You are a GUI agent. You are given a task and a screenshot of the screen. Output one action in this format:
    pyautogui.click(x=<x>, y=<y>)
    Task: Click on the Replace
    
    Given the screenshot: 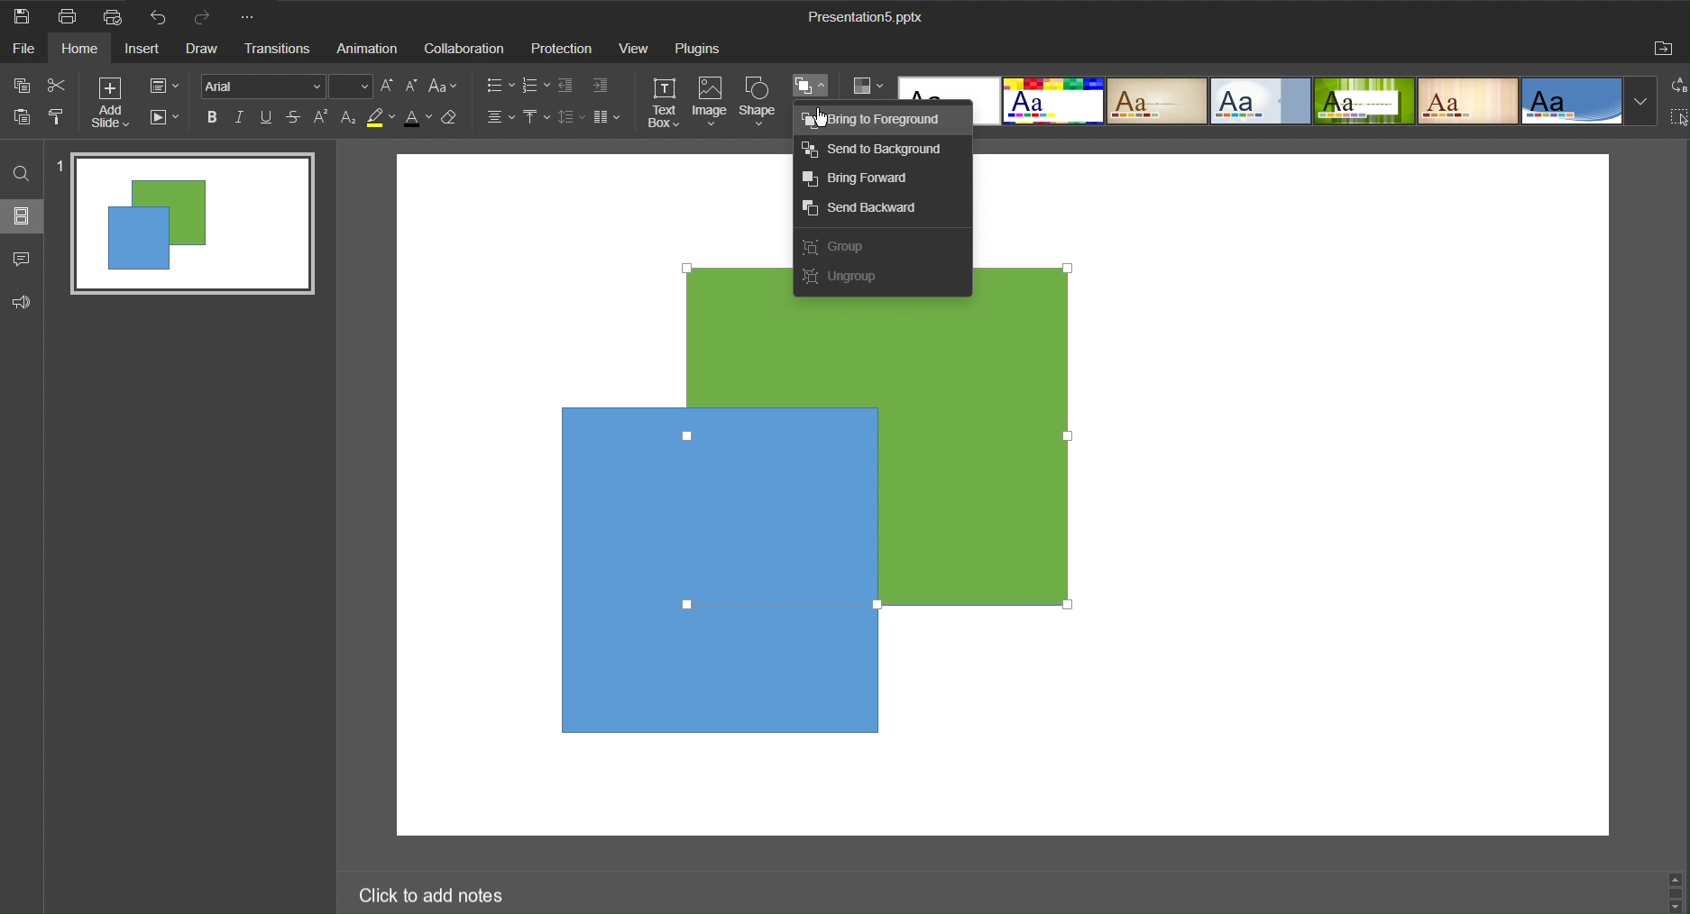 What is the action you would take?
    pyautogui.click(x=1678, y=86)
    